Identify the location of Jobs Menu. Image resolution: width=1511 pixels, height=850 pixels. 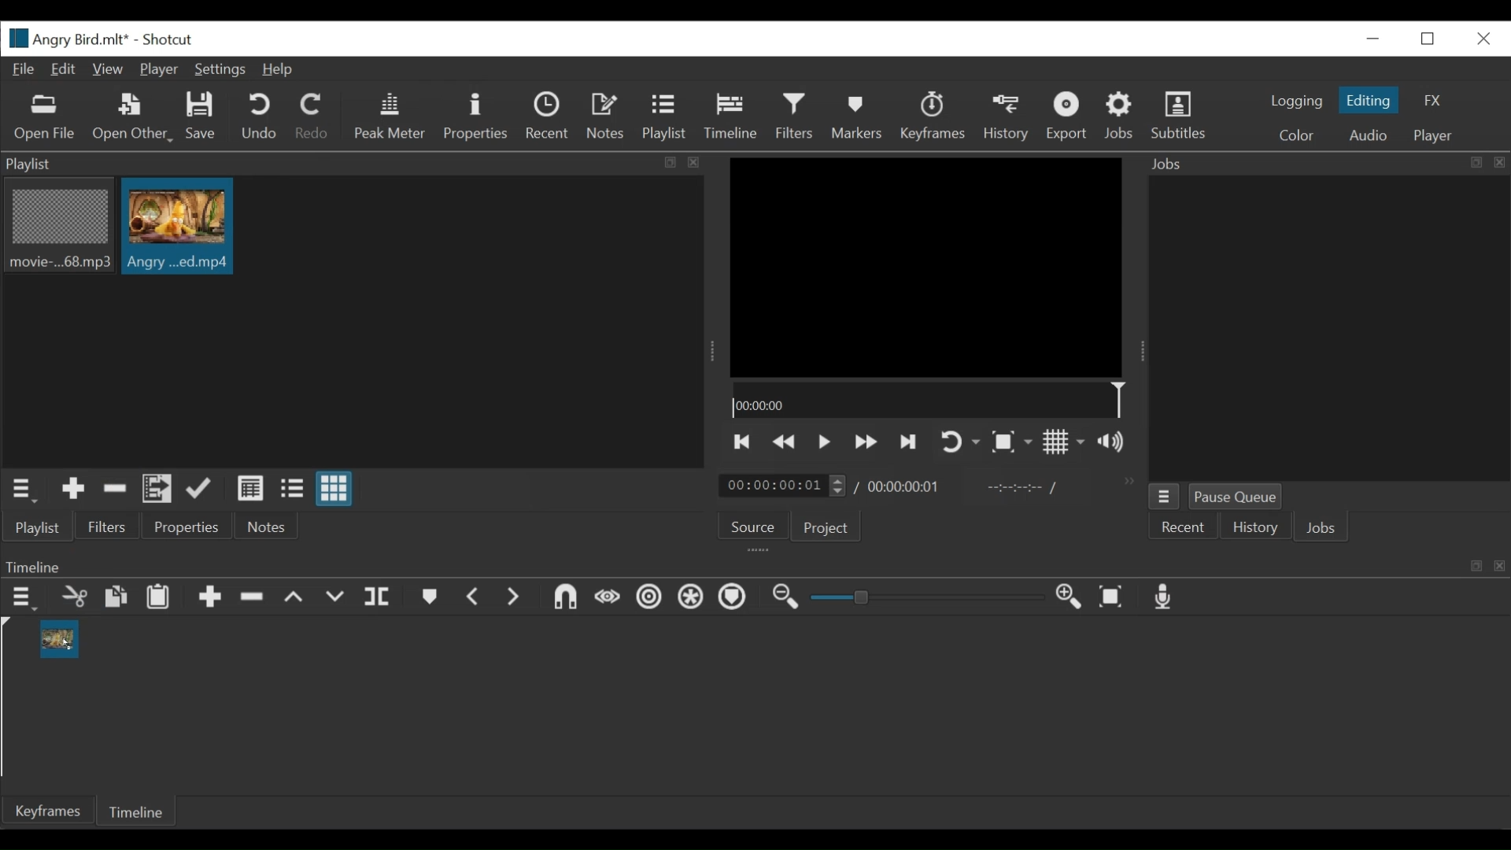
(1163, 497).